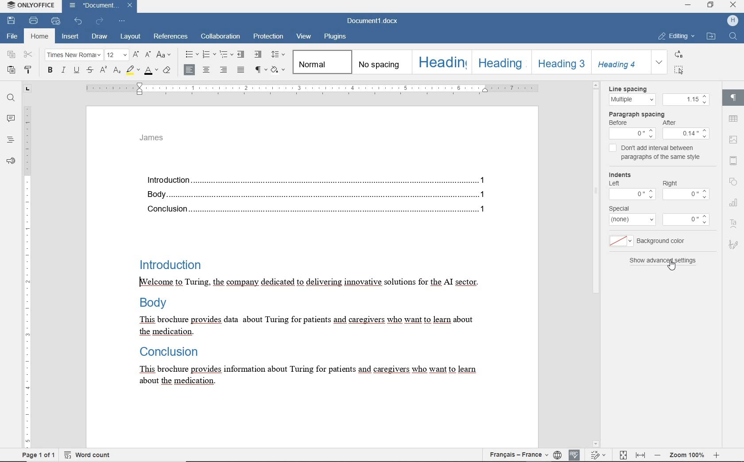 Image resolution: width=744 pixels, height=462 pixels. I want to click on fit to page, so click(622, 455).